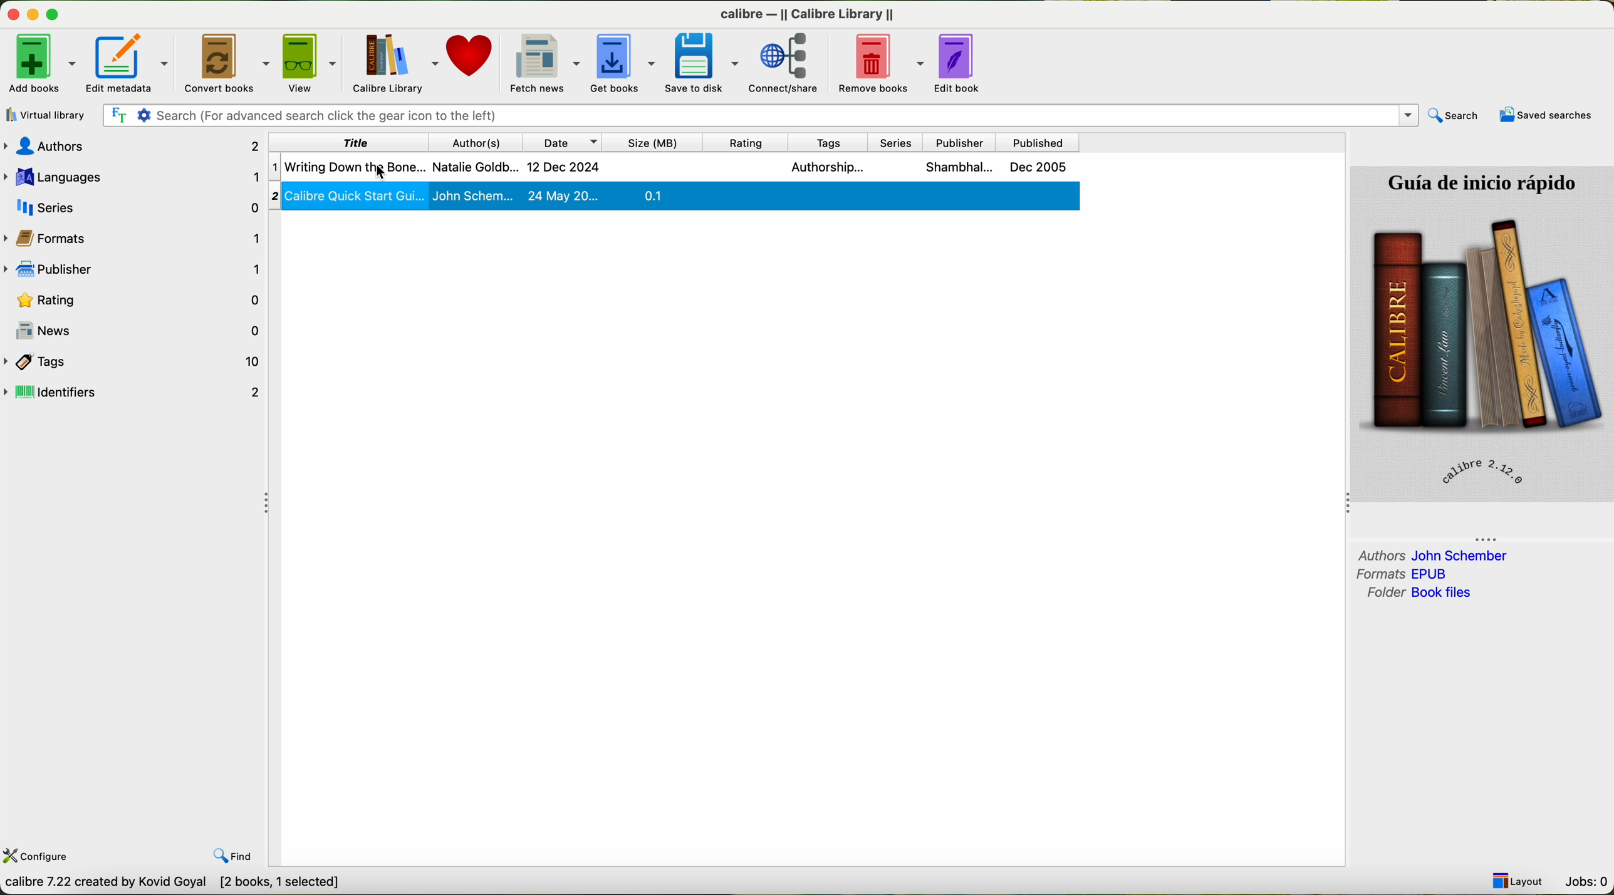  What do you see at coordinates (1432, 554) in the screenshot?
I see `authors` at bounding box center [1432, 554].